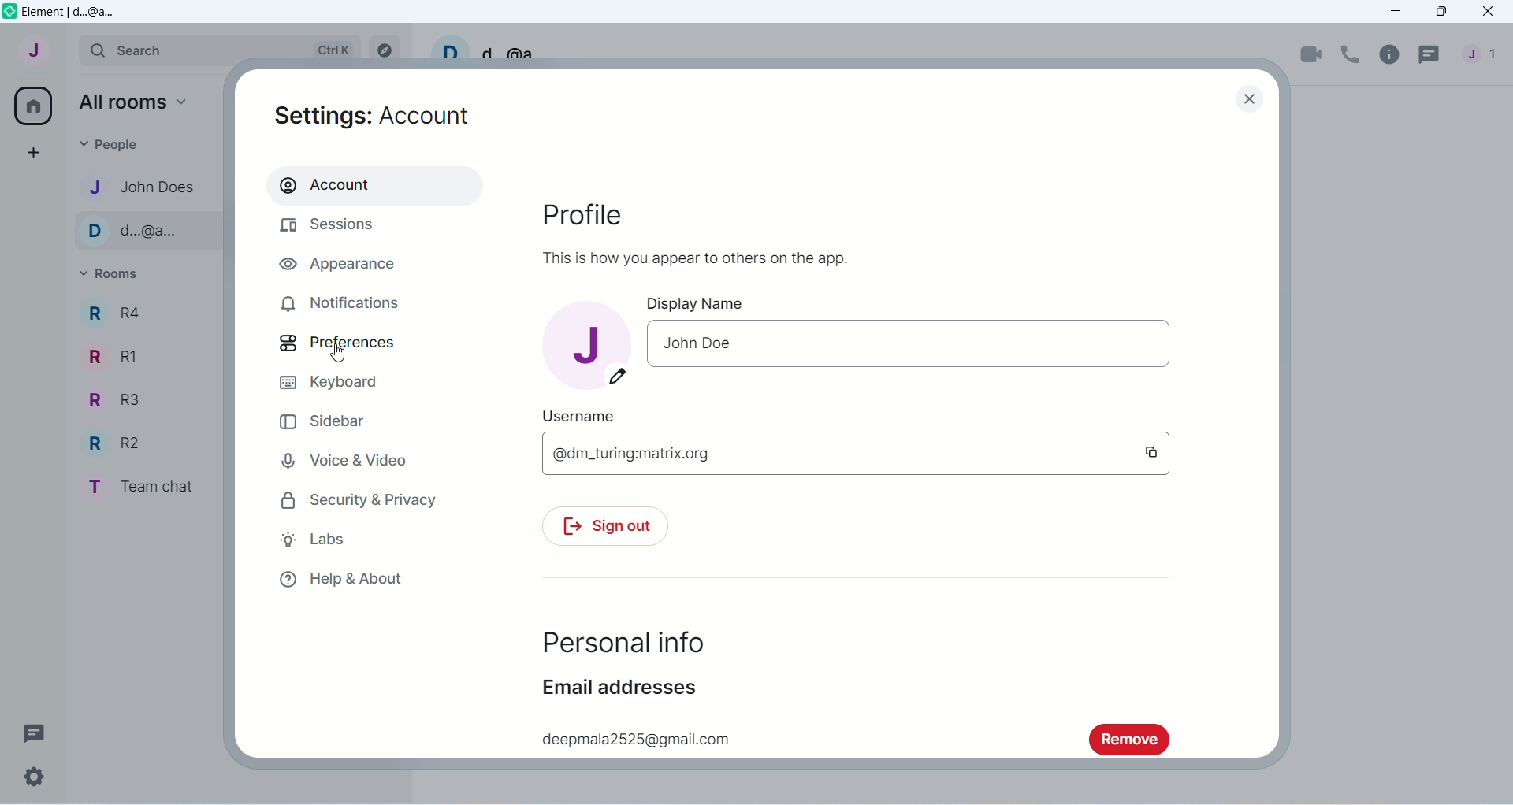 The width and height of the screenshot is (1513, 805). Describe the element at coordinates (145, 187) in the screenshot. I see `Contact name-john does` at that location.